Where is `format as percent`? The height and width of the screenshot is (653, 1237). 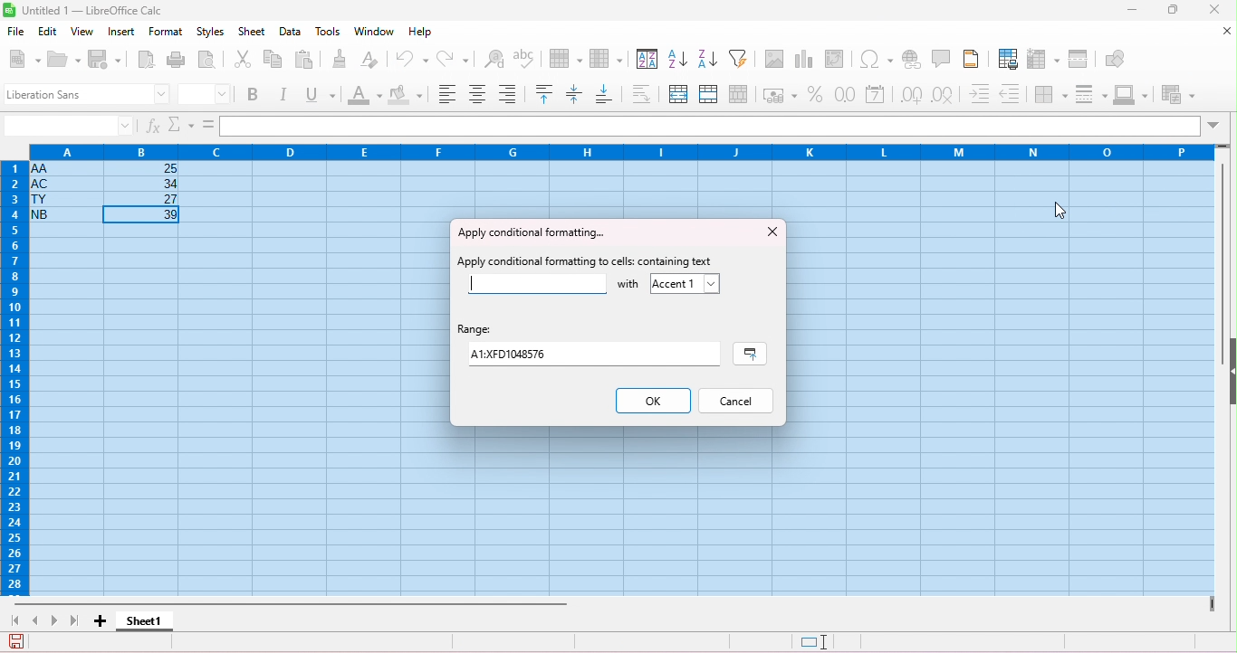 format as percent is located at coordinates (815, 93).